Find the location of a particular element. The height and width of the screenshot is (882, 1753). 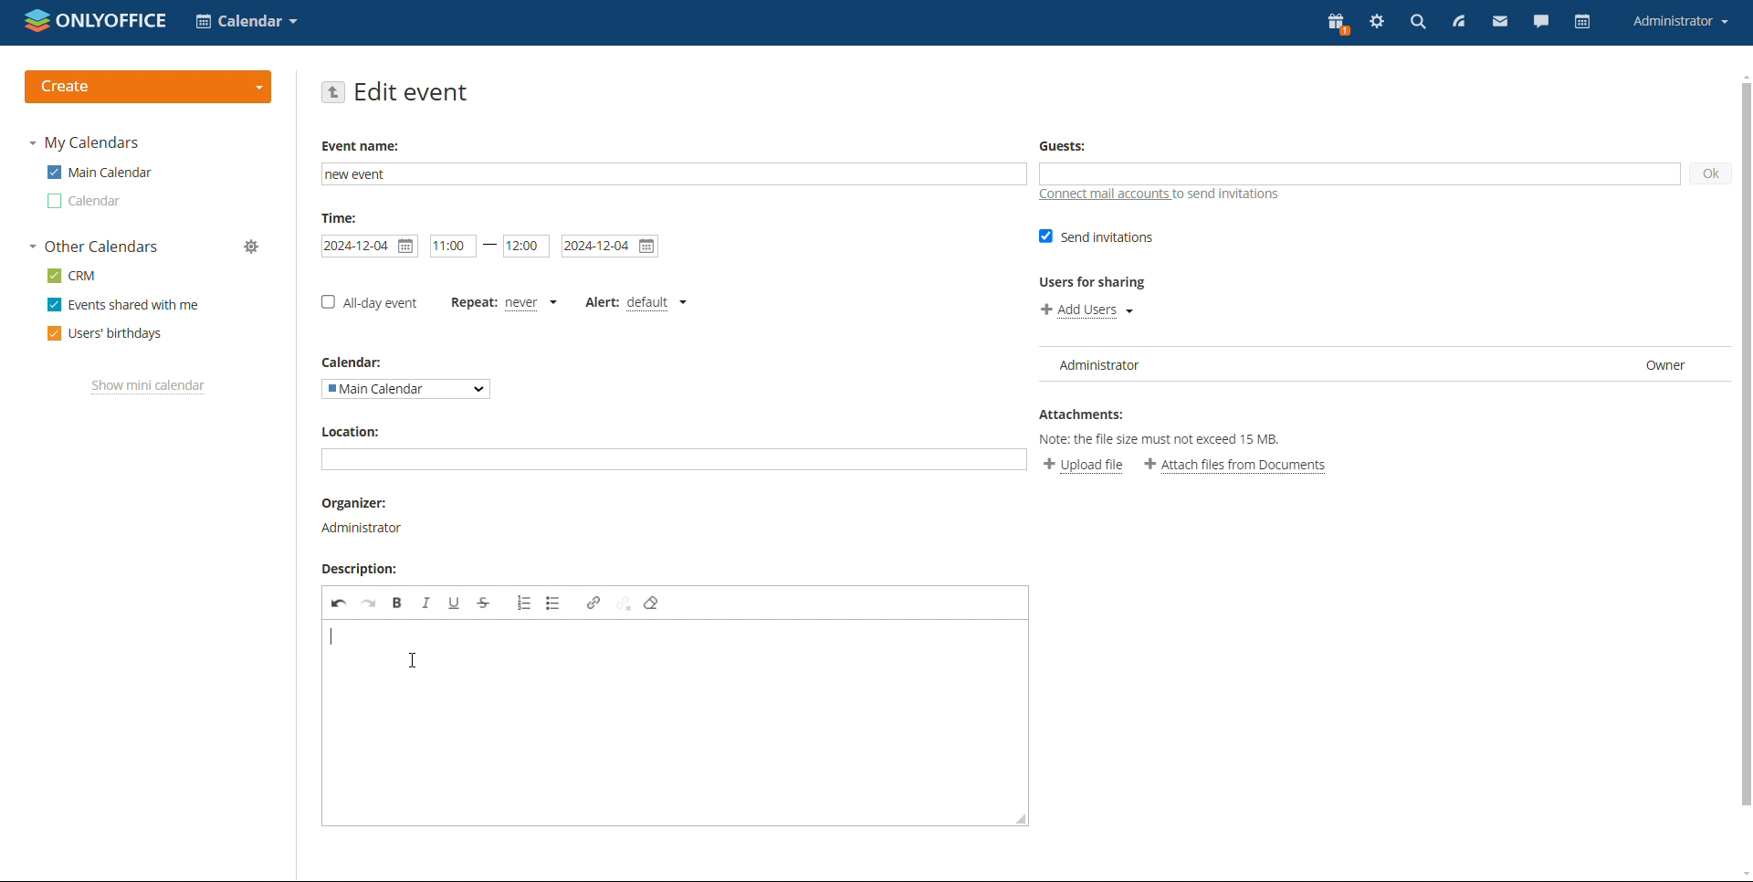

start date is located at coordinates (369, 247).